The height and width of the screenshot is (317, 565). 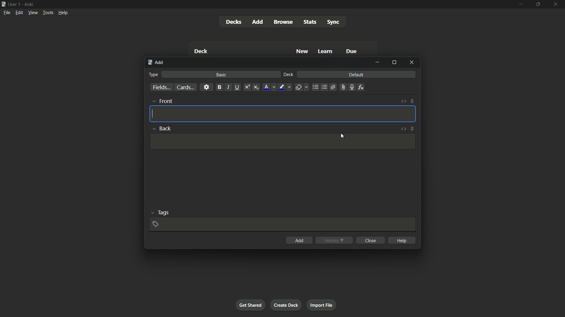 What do you see at coordinates (162, 101) in the screenshot?
I see `front` at bounding box center [162, 101].